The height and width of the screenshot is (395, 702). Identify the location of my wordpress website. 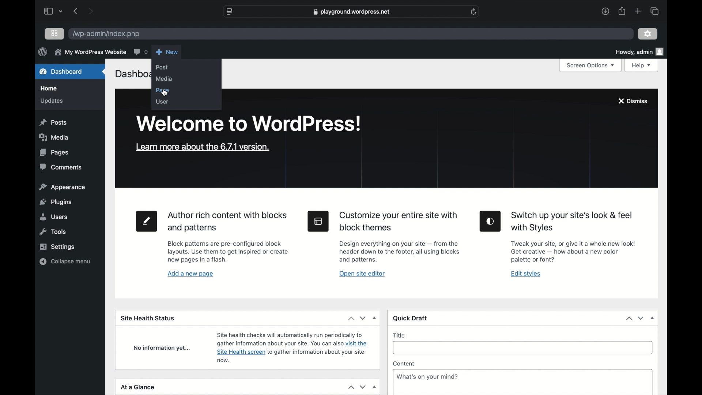
(90, 52).